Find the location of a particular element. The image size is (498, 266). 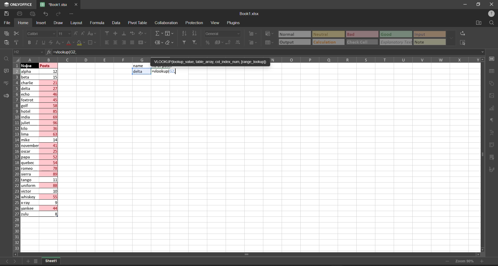

scroll up is located at coordinates (481, 59).